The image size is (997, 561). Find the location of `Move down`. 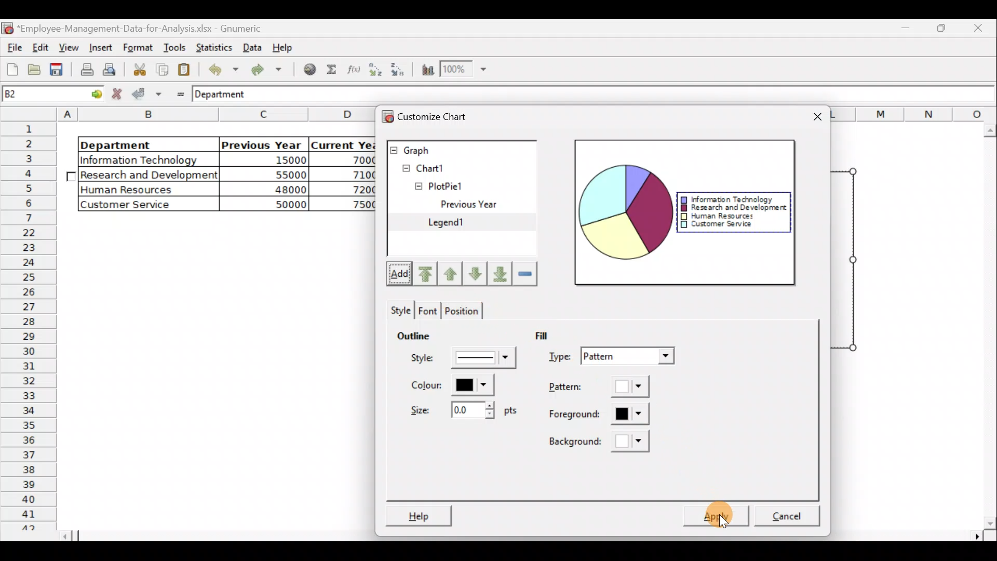

Move down is located at coordinates (475, 274).